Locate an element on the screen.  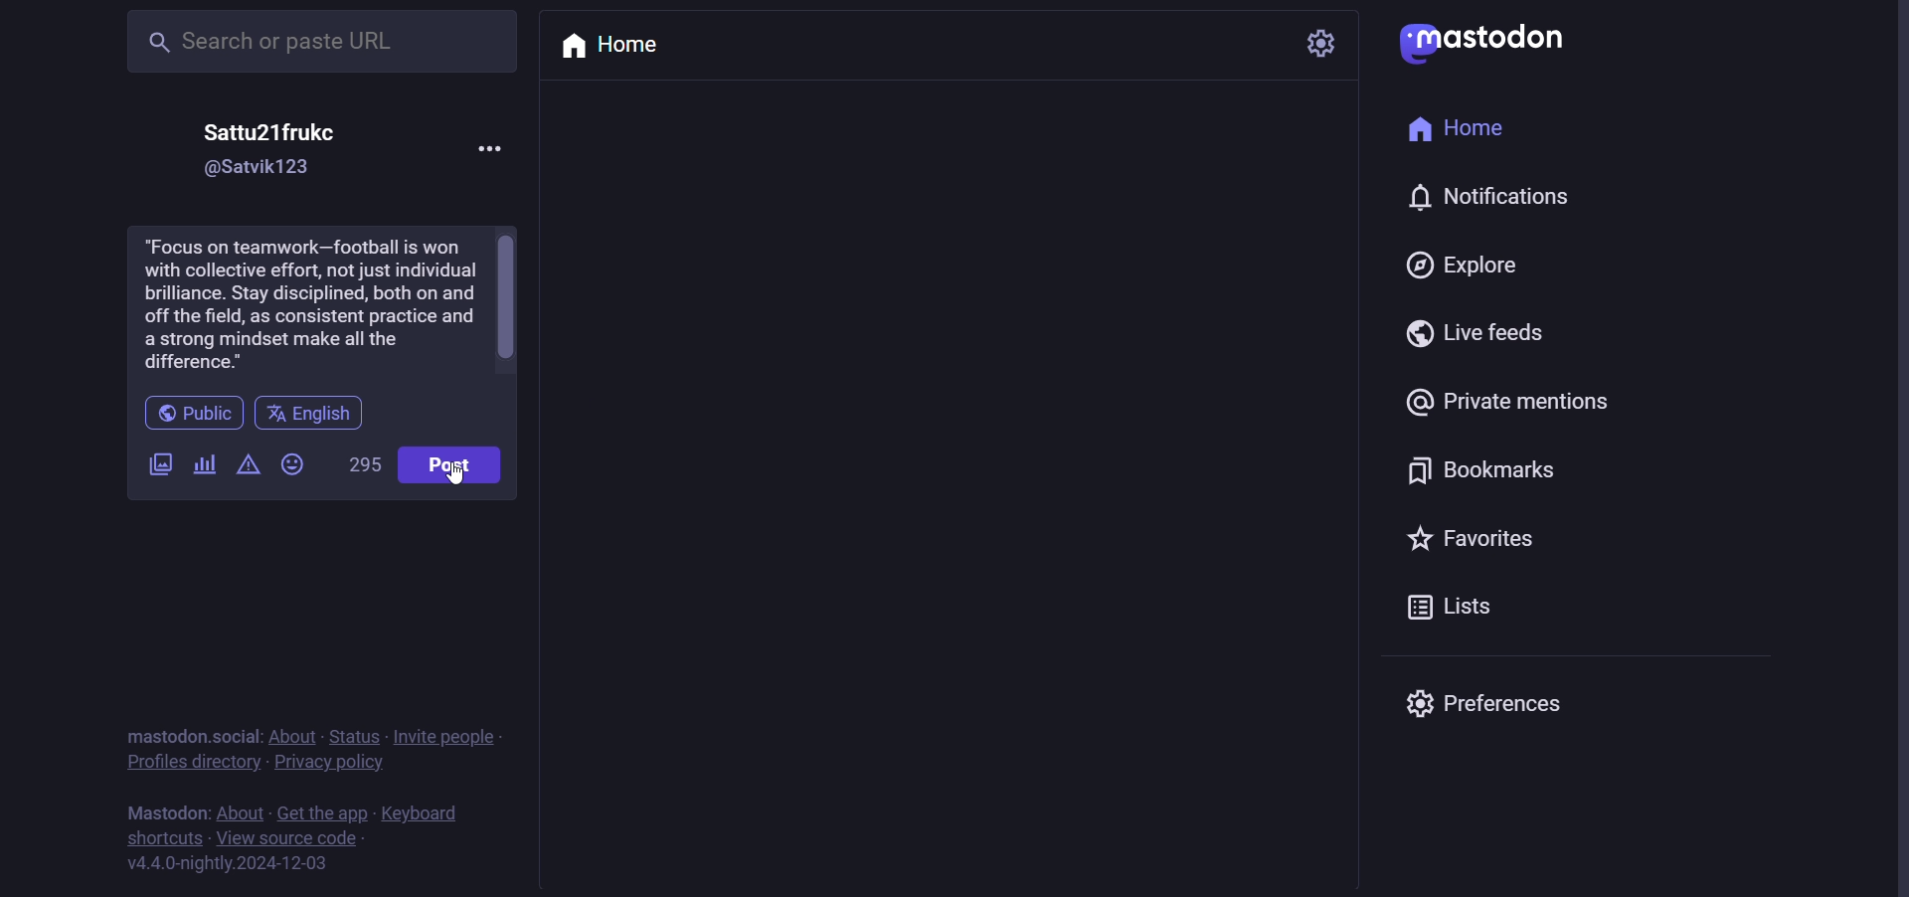
content warning is located at coordinates (249, 460).